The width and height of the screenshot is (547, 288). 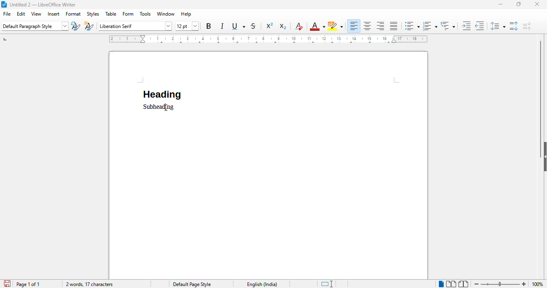 What do you see at coordinates (145, 14) in the screenshot?
I see `tools` at bounding box center [145, 14].